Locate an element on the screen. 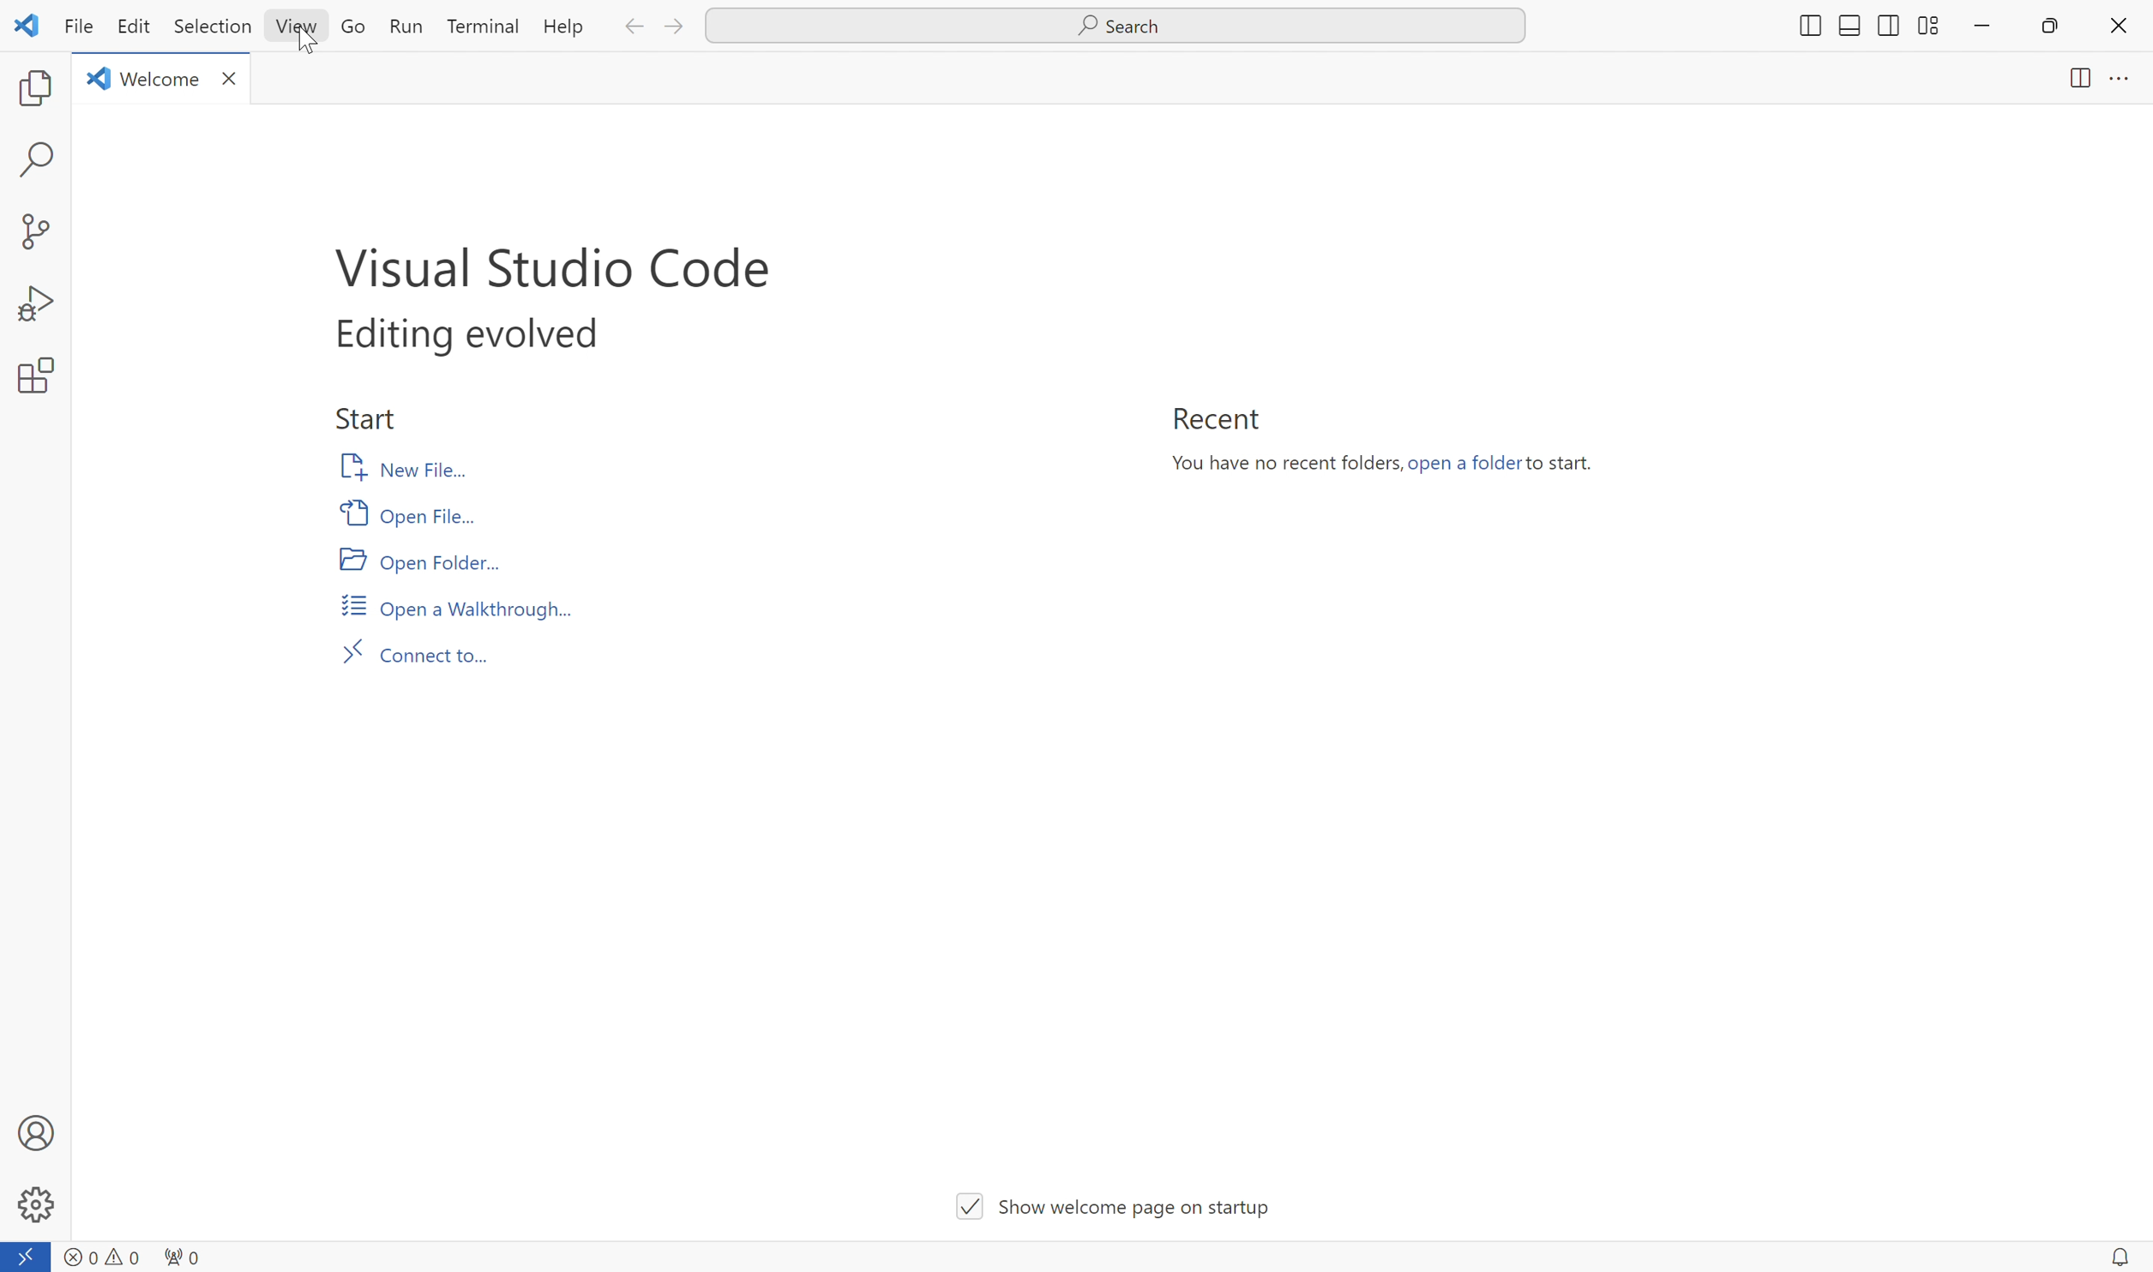 This screenshot has width=2153, height=1272. back is located at coordinates (636, 28).